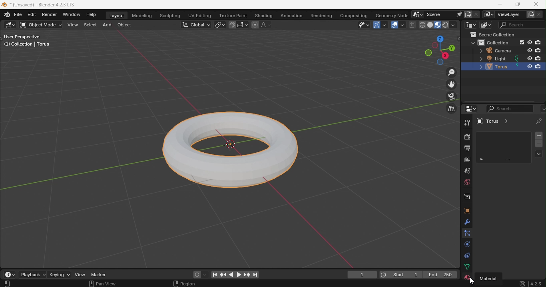  Describe the element at coordinates (125, 25) in the screenshot. I see `Object` at that location.